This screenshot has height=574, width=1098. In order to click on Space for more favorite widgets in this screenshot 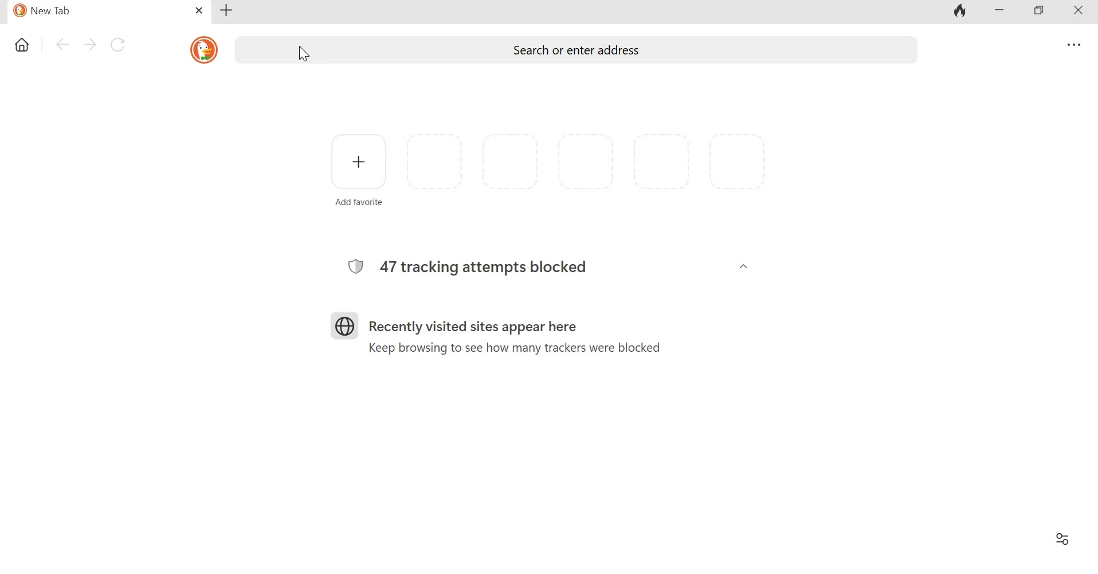, I will do `click(586, 162)`.